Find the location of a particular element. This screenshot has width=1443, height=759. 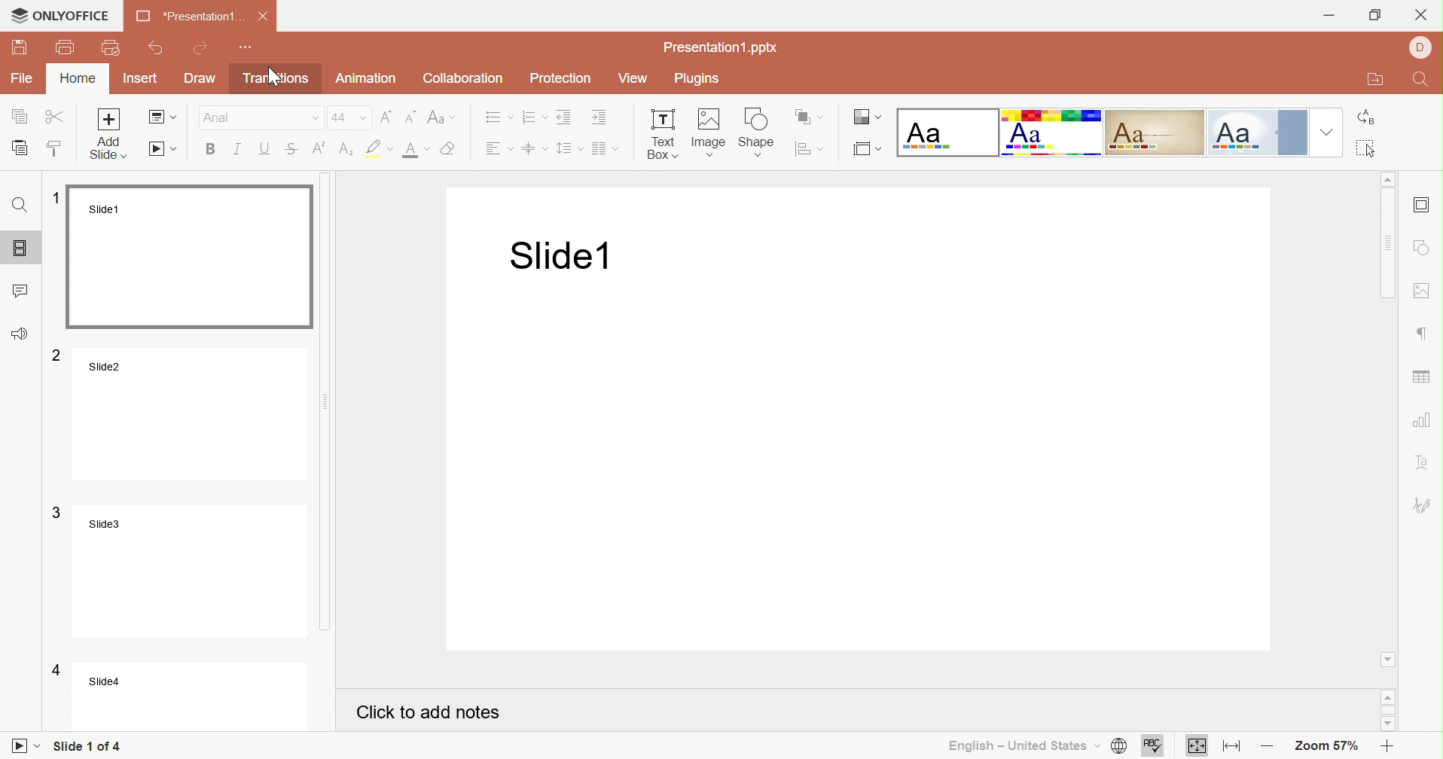

Scroll down is located at coordinates (1392, 727).